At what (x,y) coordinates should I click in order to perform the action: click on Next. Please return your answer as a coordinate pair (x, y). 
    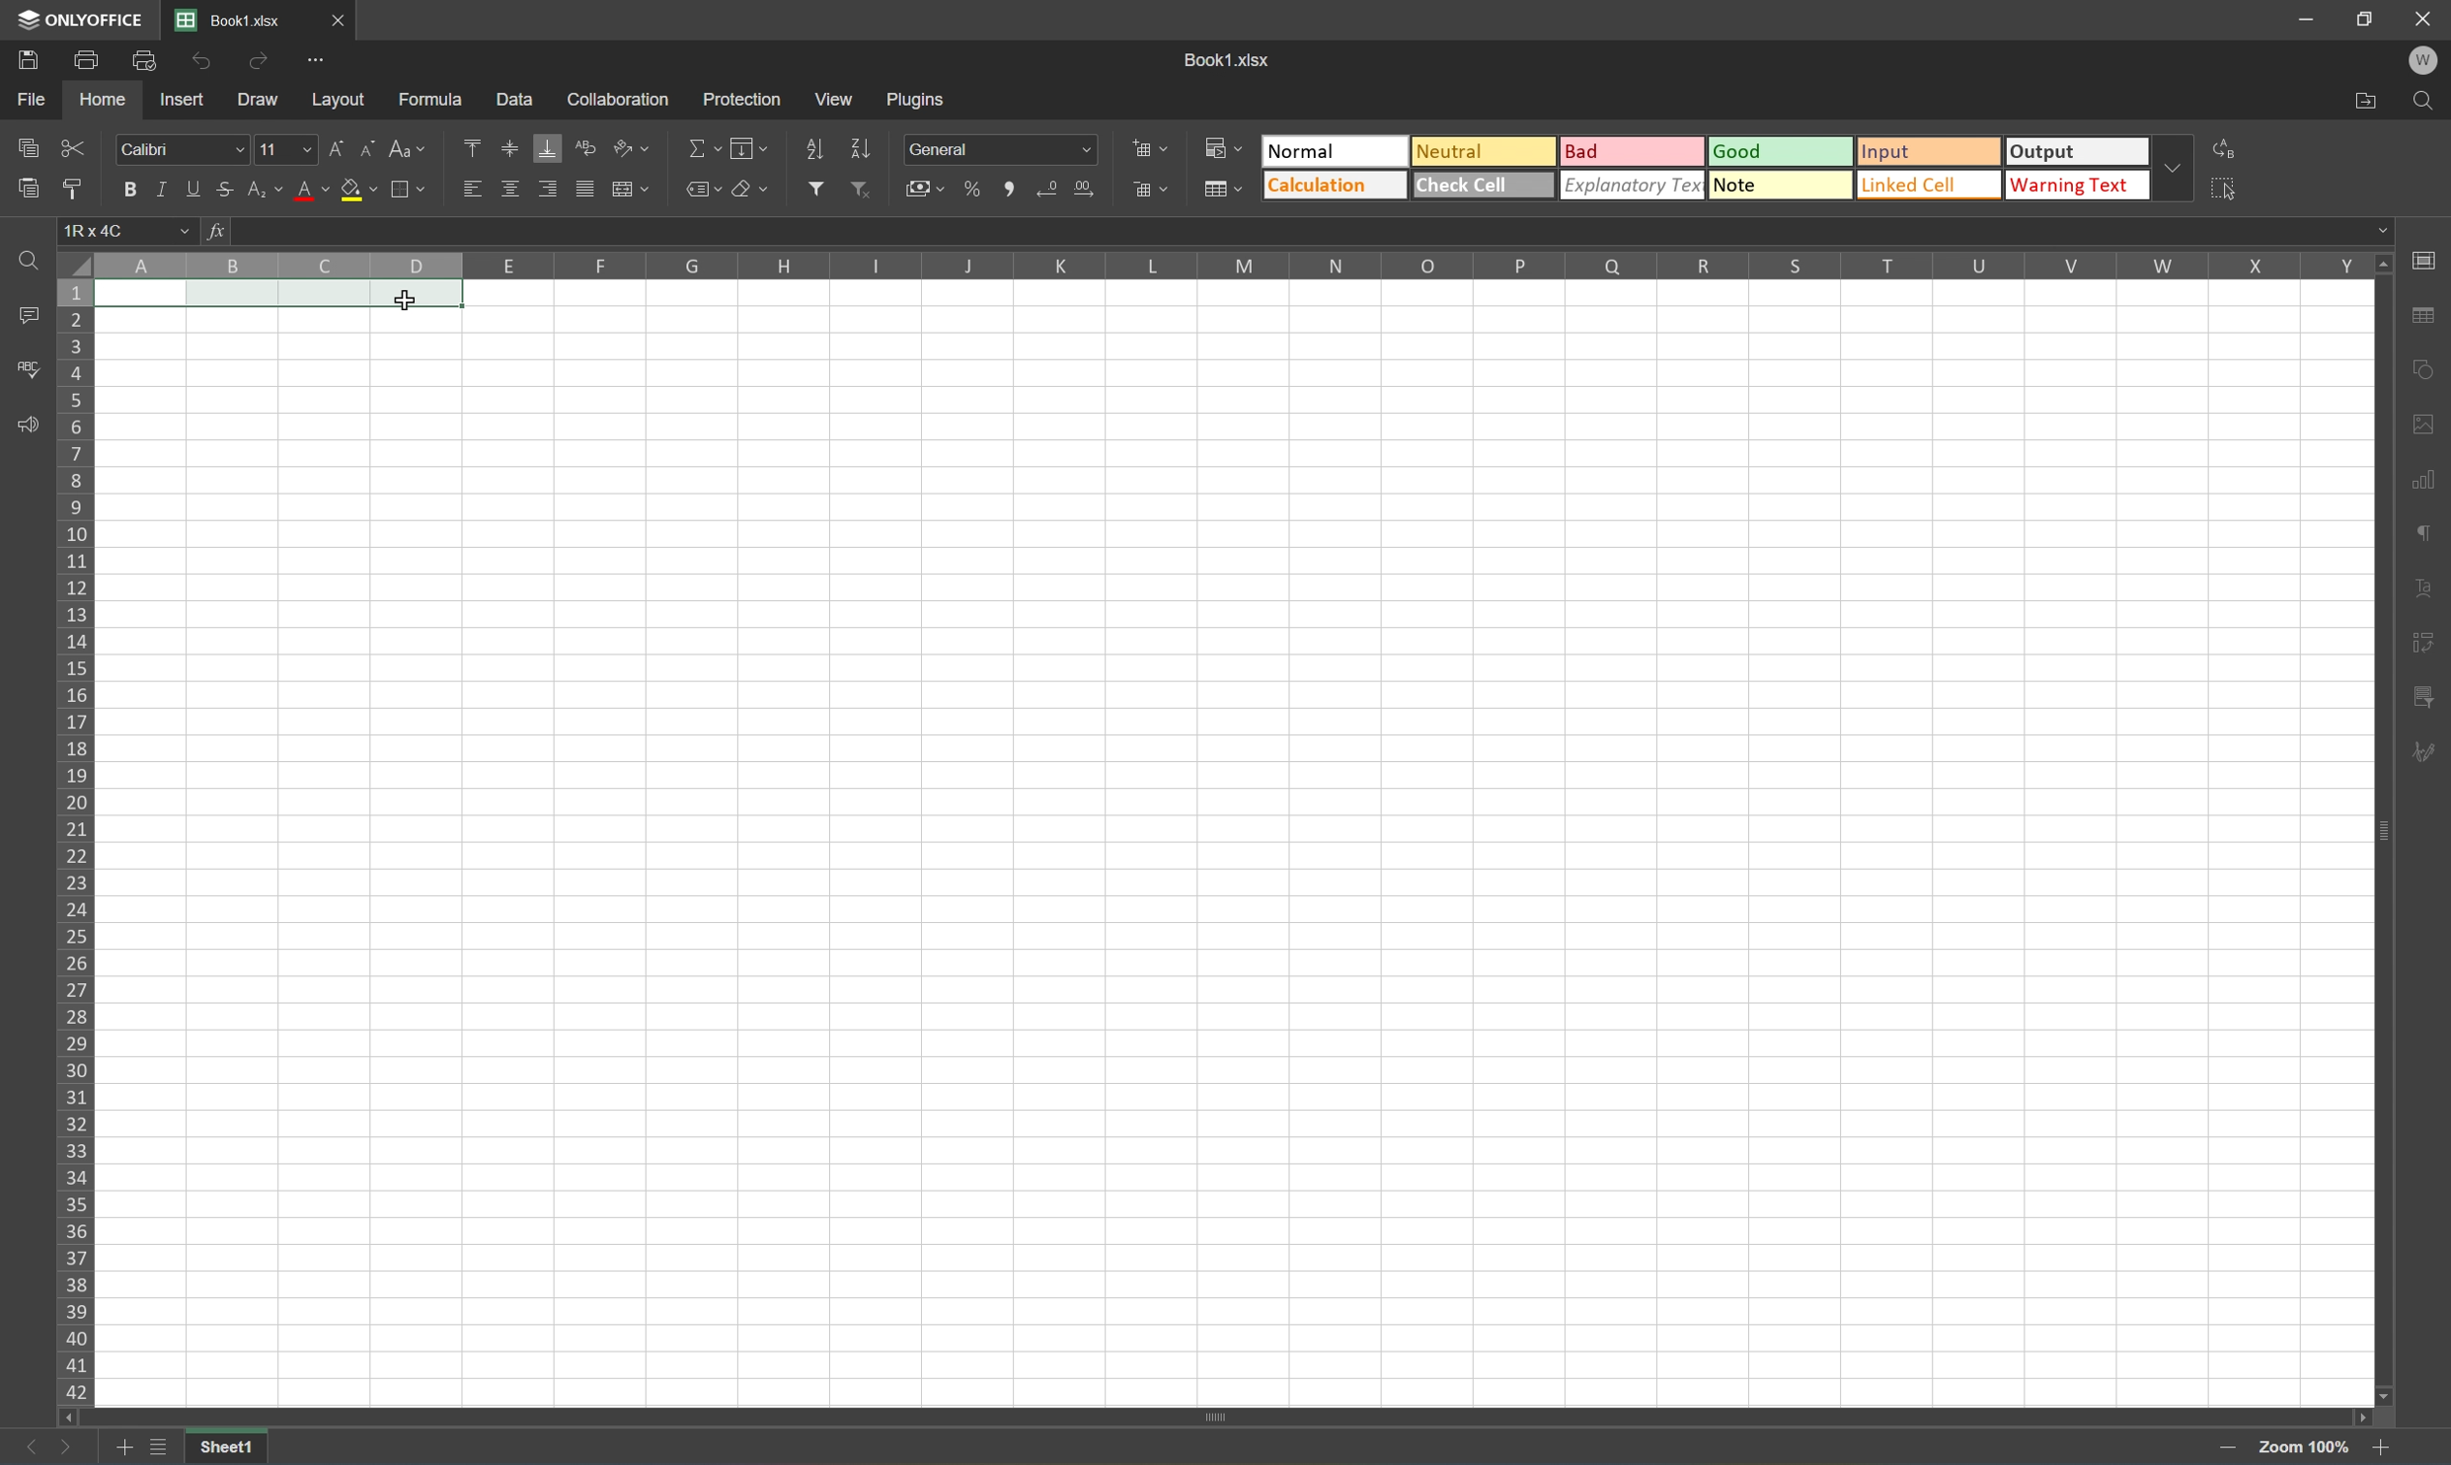
    Looking at the image, I should click on (68, 1448).